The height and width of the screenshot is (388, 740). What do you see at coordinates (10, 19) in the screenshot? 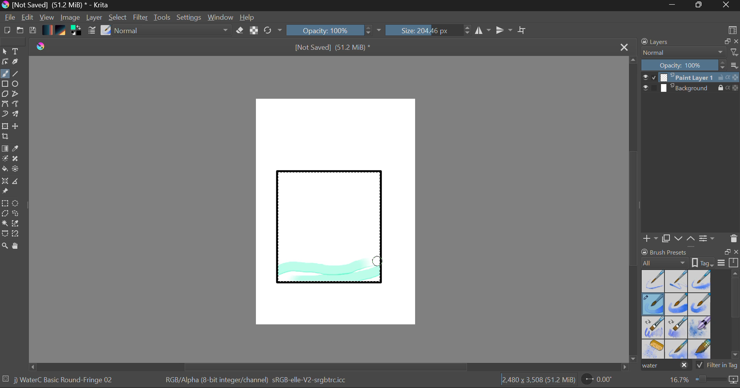
I see `File` at bounding box center [10, 19].